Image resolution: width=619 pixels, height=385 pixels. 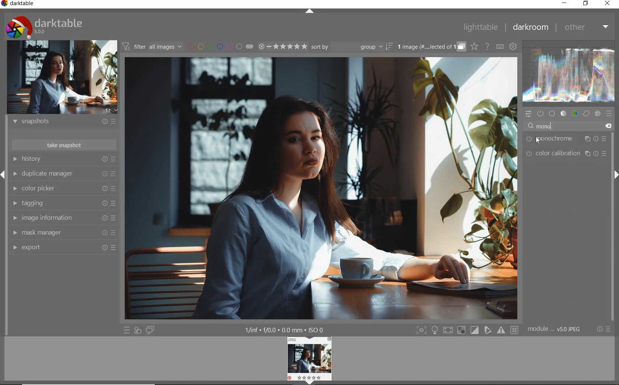 I want to click on selected image, so click(x=322, y=189).